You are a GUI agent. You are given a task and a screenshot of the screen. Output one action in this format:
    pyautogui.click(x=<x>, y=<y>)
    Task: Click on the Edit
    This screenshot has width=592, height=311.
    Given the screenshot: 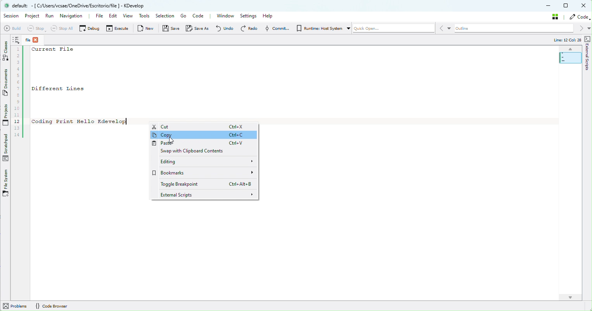 What is the action you would take?
    pyautogui.click(x=115, y=15)
    